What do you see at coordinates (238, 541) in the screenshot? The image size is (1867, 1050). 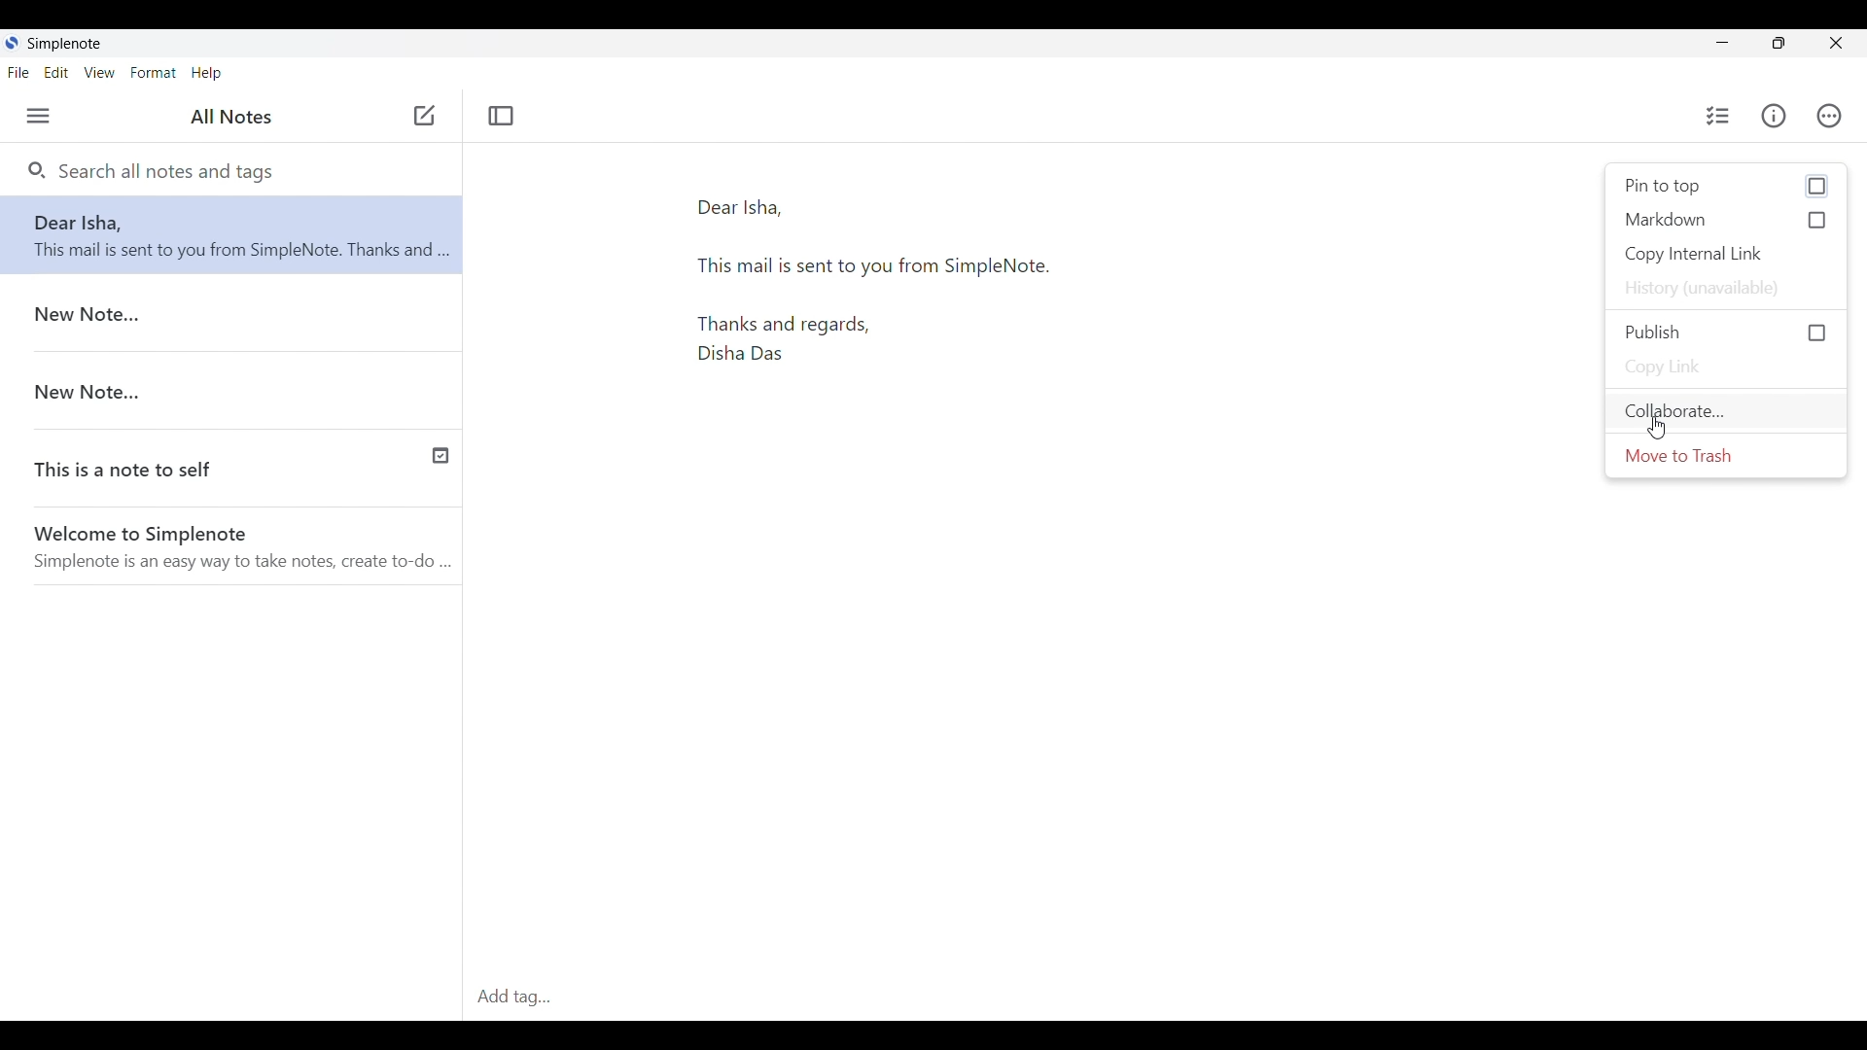 I see `Welcome to Simplenote` at bounding box center [238, 541].